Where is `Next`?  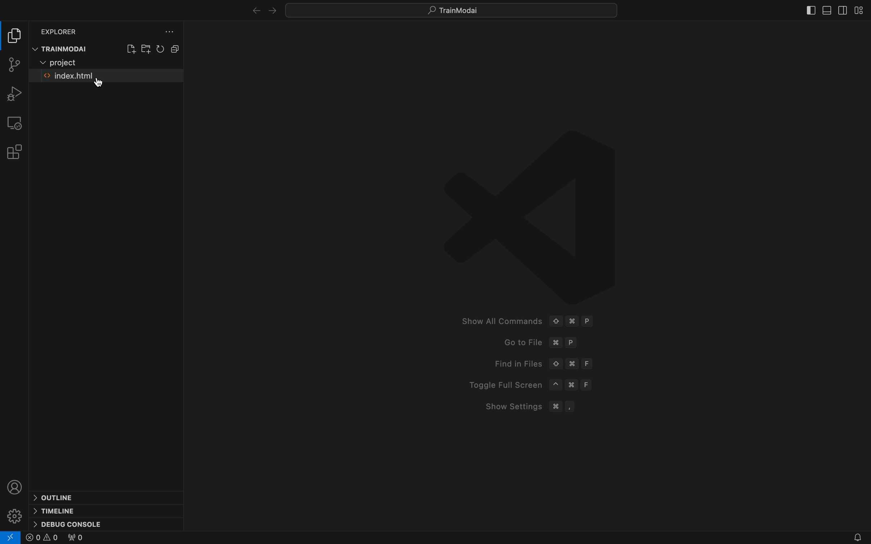
Next is located at coordinates (272, 11).